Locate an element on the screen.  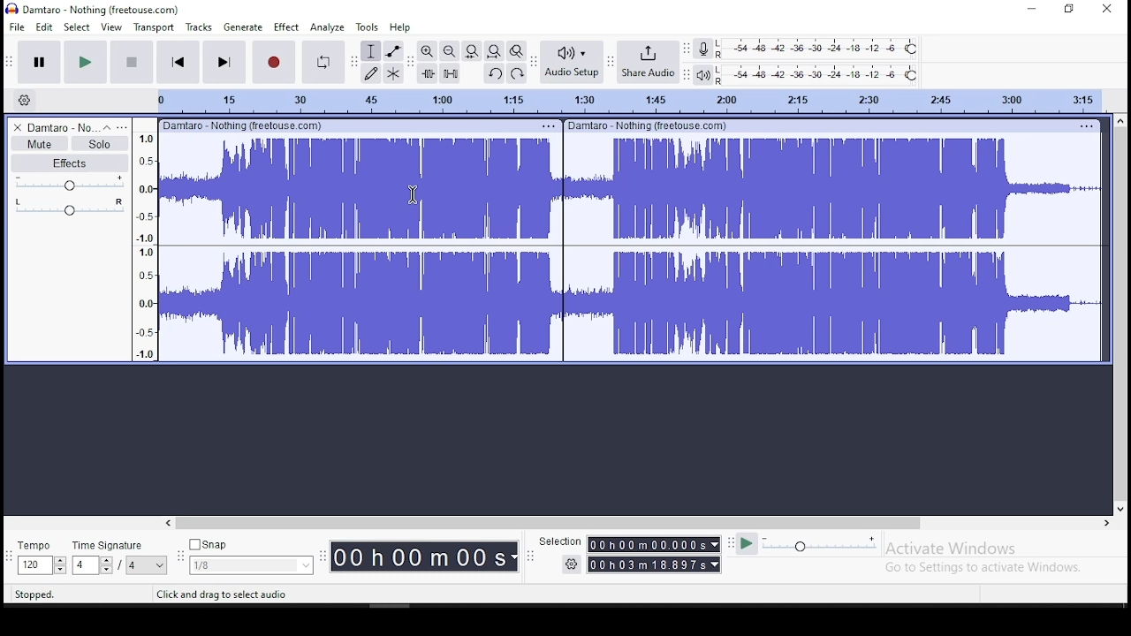
timeline settings is located at coordinates (23, 100).